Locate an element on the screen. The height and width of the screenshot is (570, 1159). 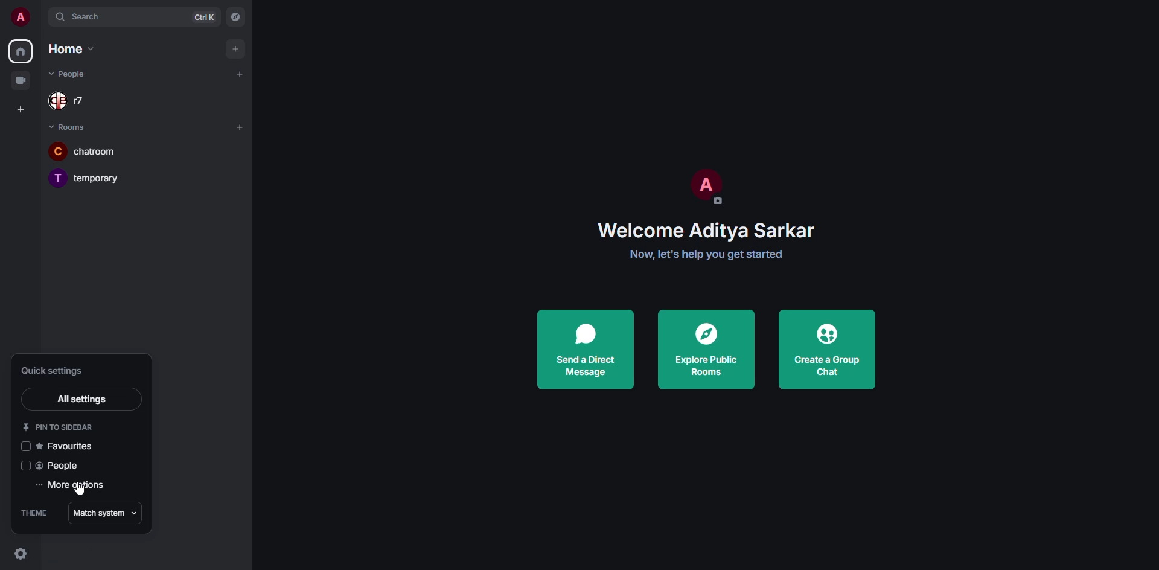
send a direct message is located at coordinates (584, 347).